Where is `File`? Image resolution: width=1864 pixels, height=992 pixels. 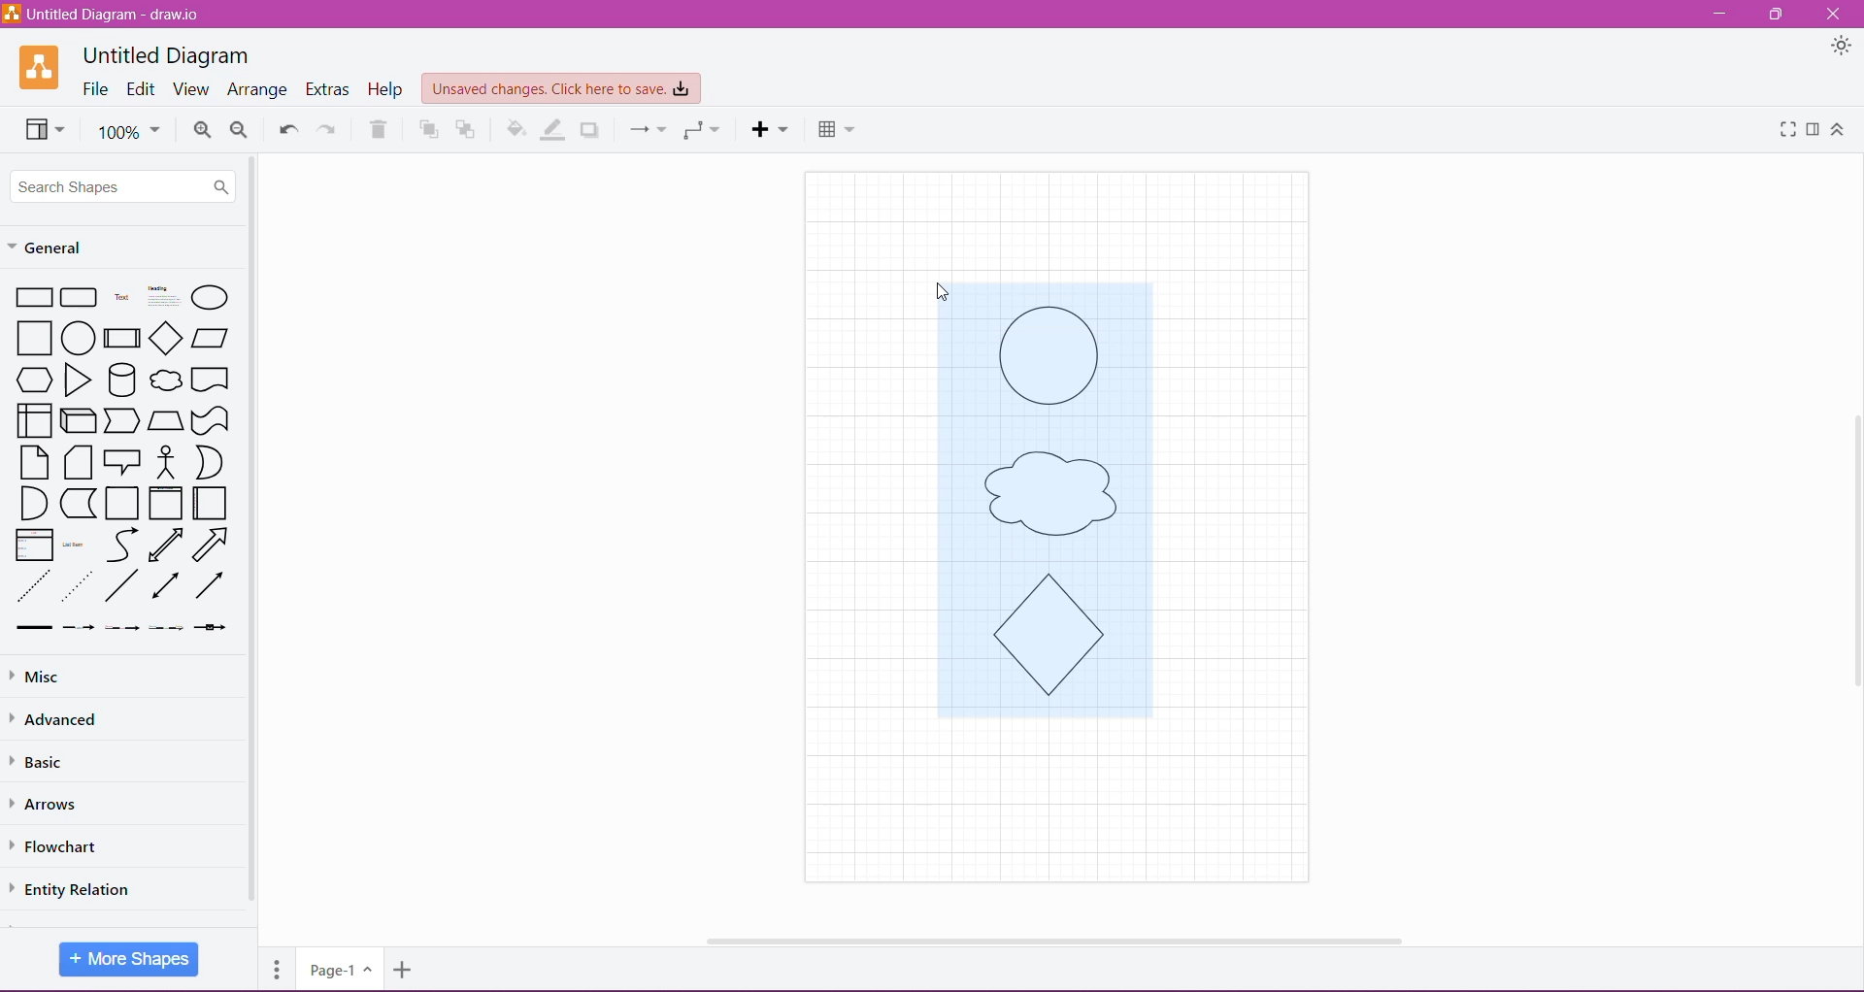 File is located at coordinates (96, 89).